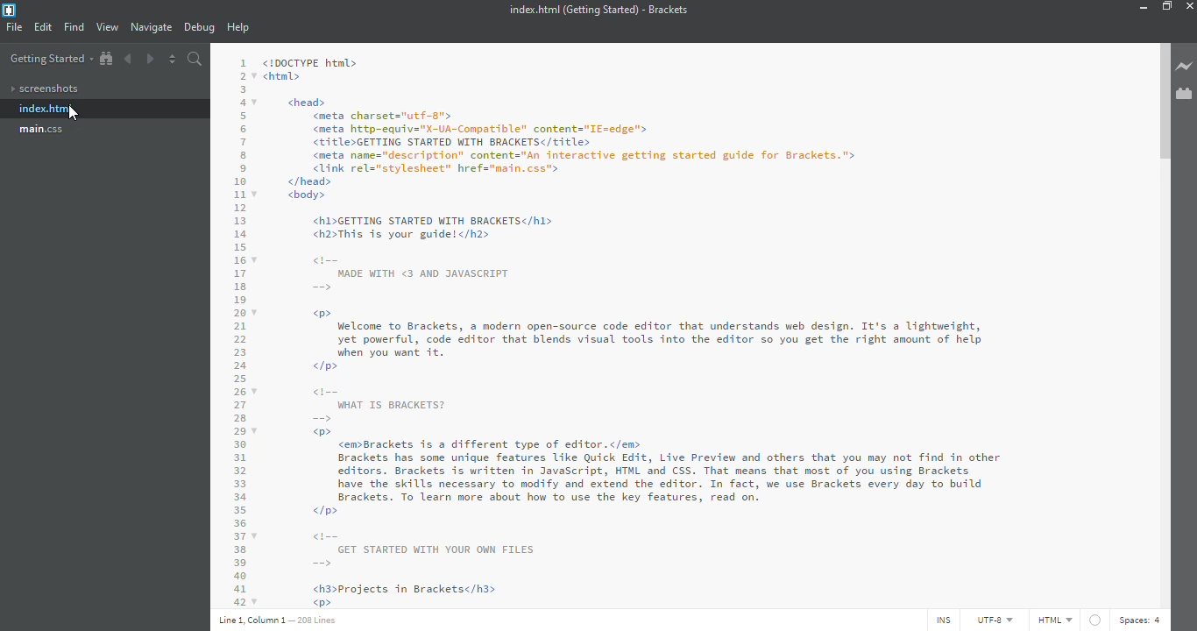  I want to click on new.html (Getting Started) - Brackets, so click(595, 10).